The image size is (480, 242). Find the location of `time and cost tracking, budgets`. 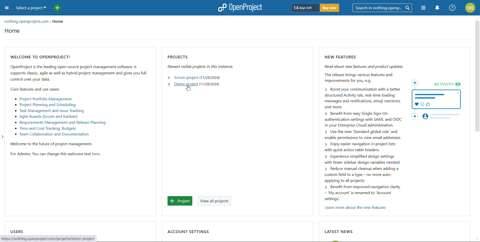

time and cost tracking, budgets is located at coordinates (45, 129).